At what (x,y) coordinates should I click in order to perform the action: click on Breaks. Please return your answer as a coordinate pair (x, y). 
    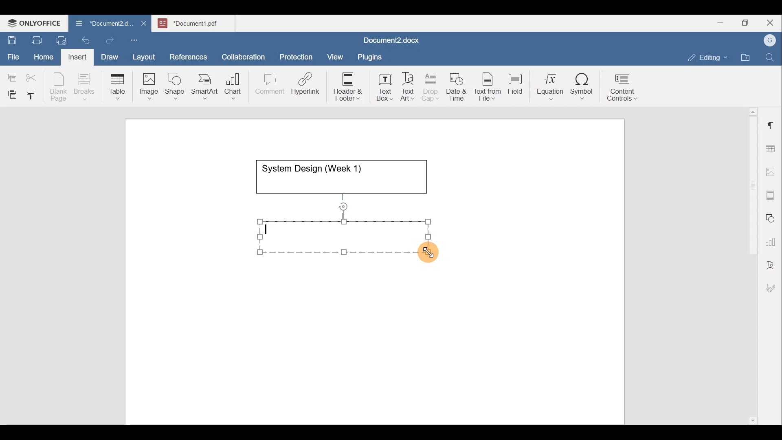
    Looking at the image, I should click on (84, 87).